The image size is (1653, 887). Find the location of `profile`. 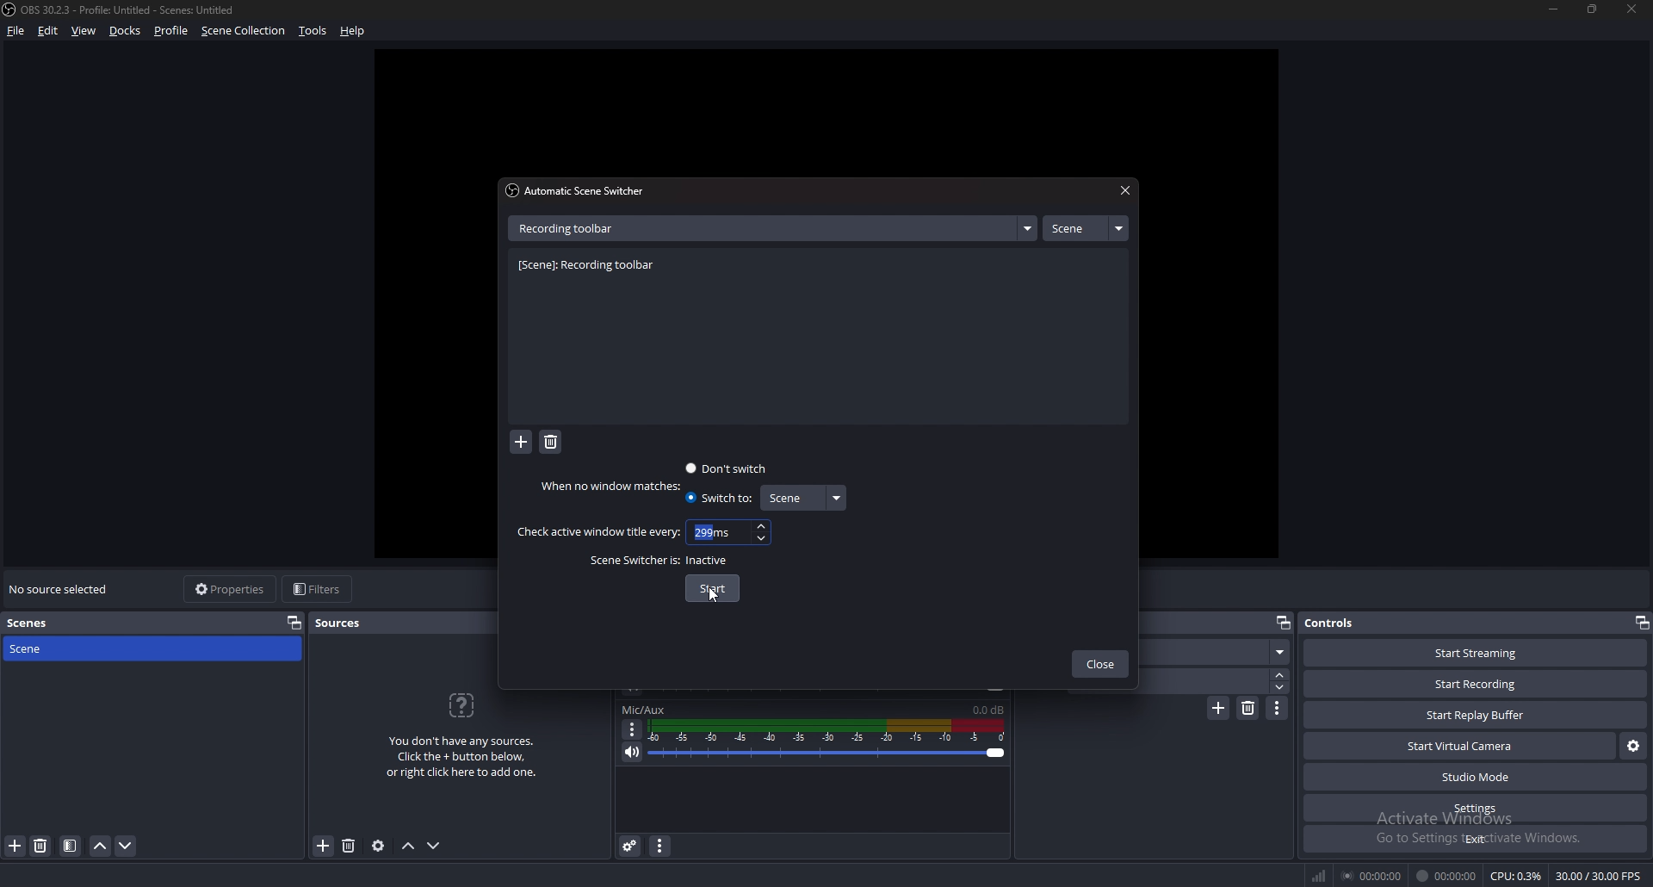

profile is located at coordinates (171, 30).